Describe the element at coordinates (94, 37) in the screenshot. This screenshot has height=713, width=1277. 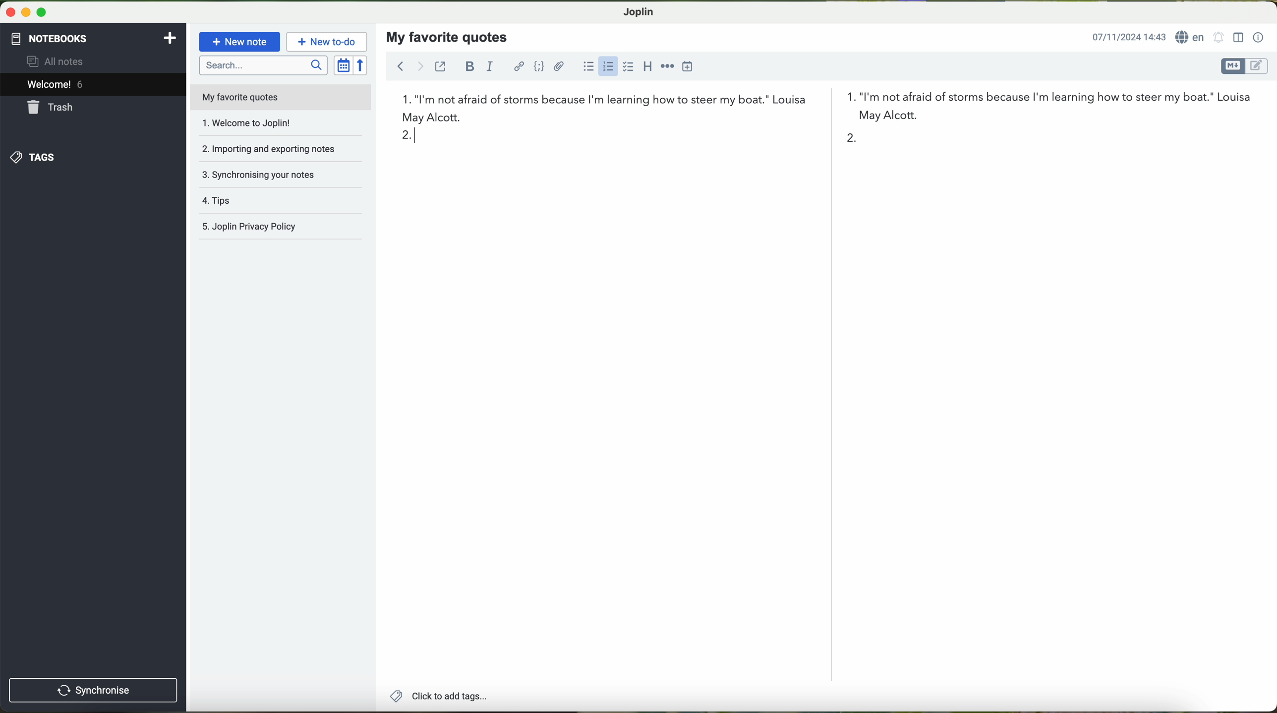
I see `notebooks` at that location.